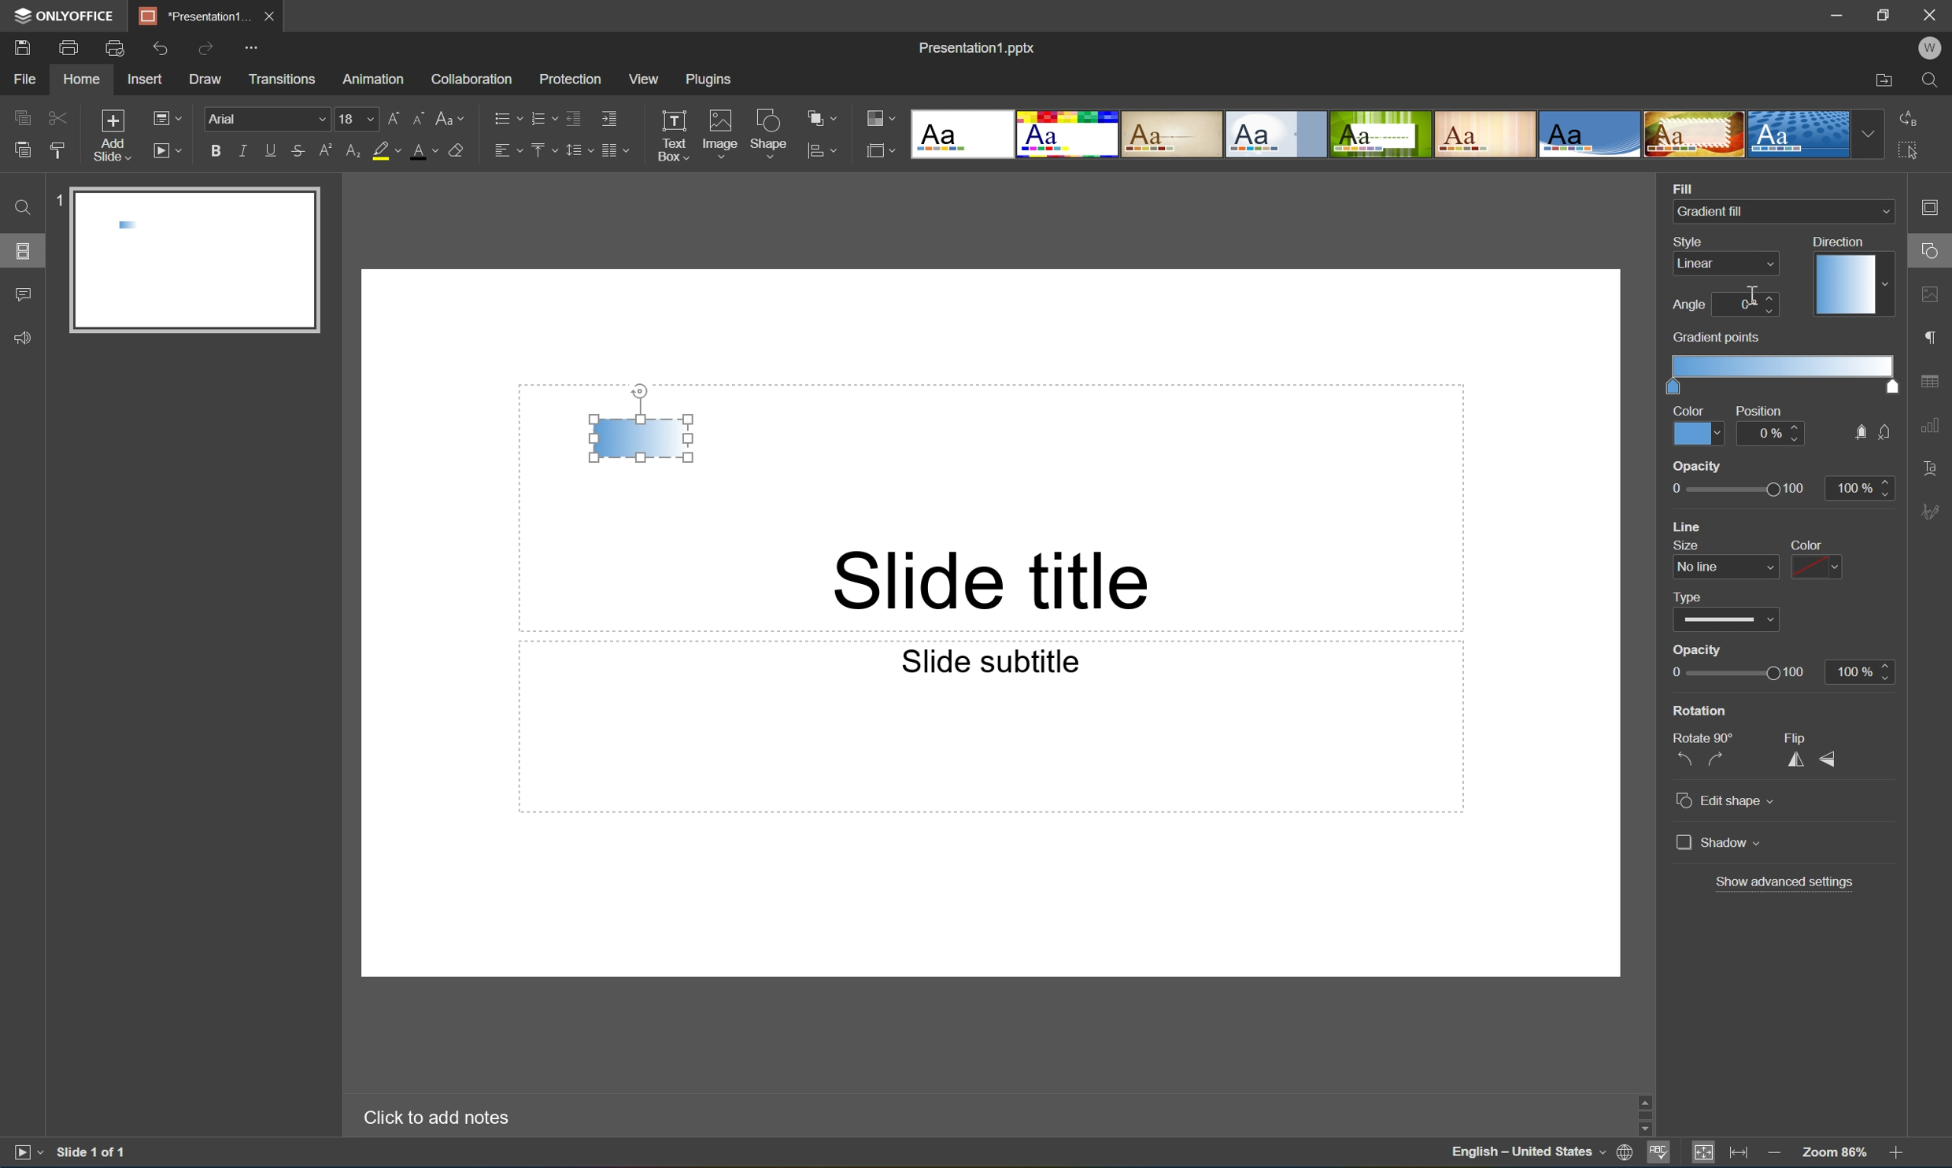 The height and width of the screenshot is (1168, 1952). Describe the element at coordinates (1895, 1093) in the screenshot. I see `Scroll Up` at that location.